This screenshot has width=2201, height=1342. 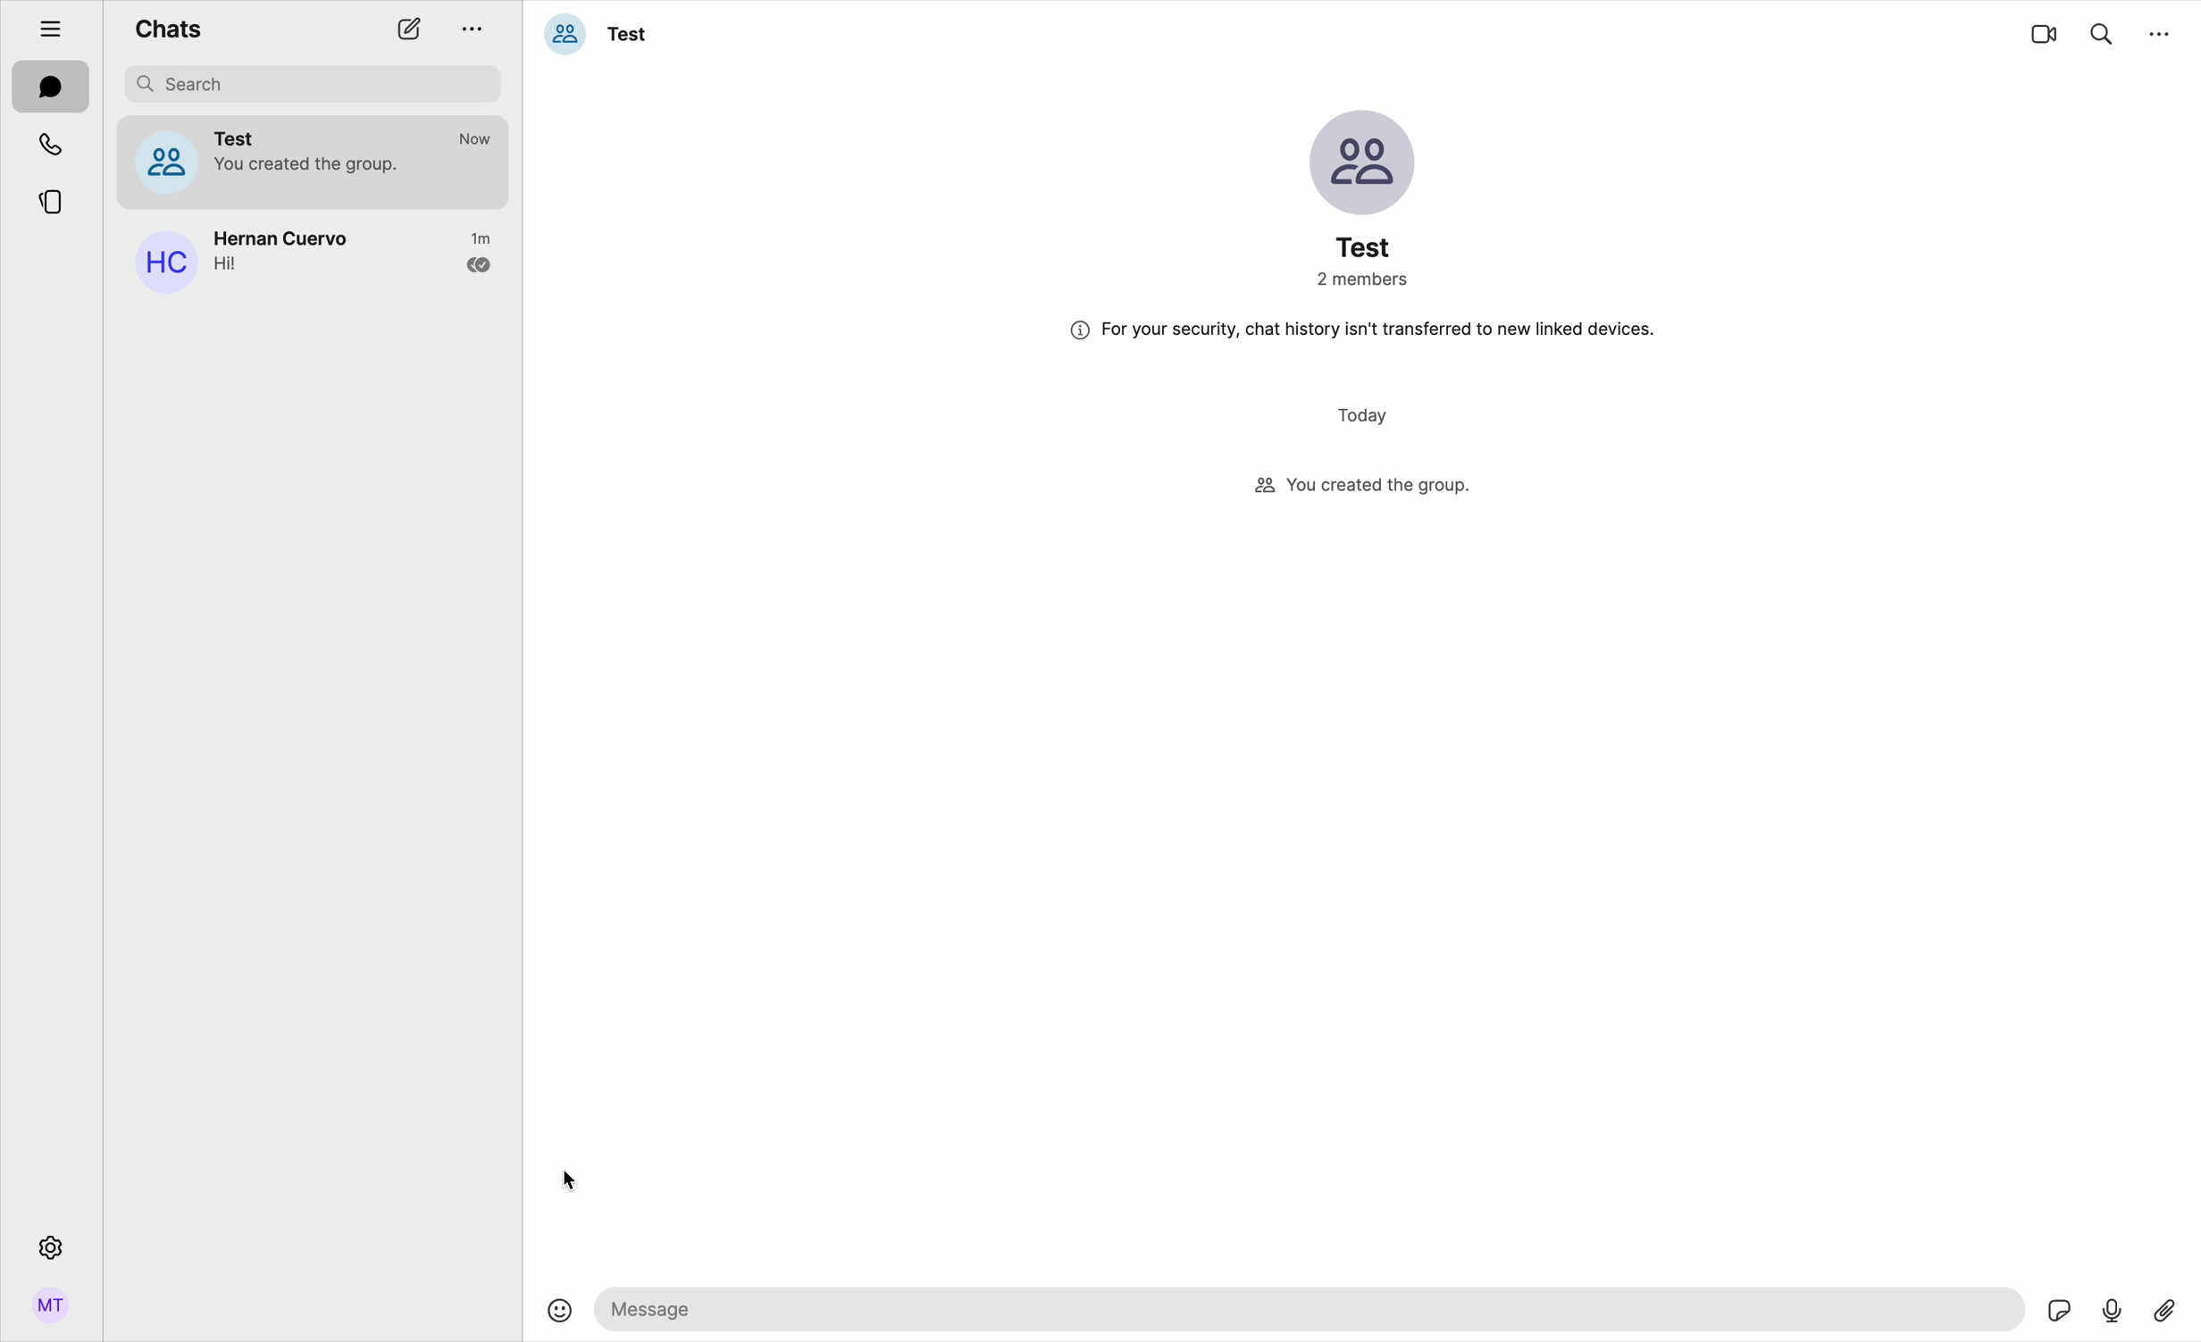 What do you see at coordinates (2061, 1313) in the screenshot?
I see `sticker` at bounding box center [2061, 1313].